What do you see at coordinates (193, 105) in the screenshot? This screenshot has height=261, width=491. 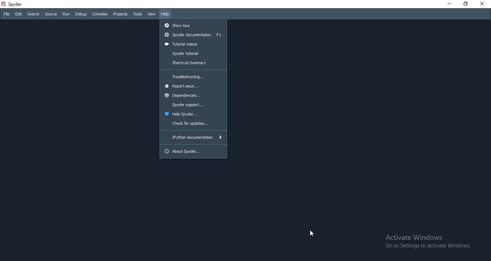 I see `Spyder support` at bounding box center [193, 105].